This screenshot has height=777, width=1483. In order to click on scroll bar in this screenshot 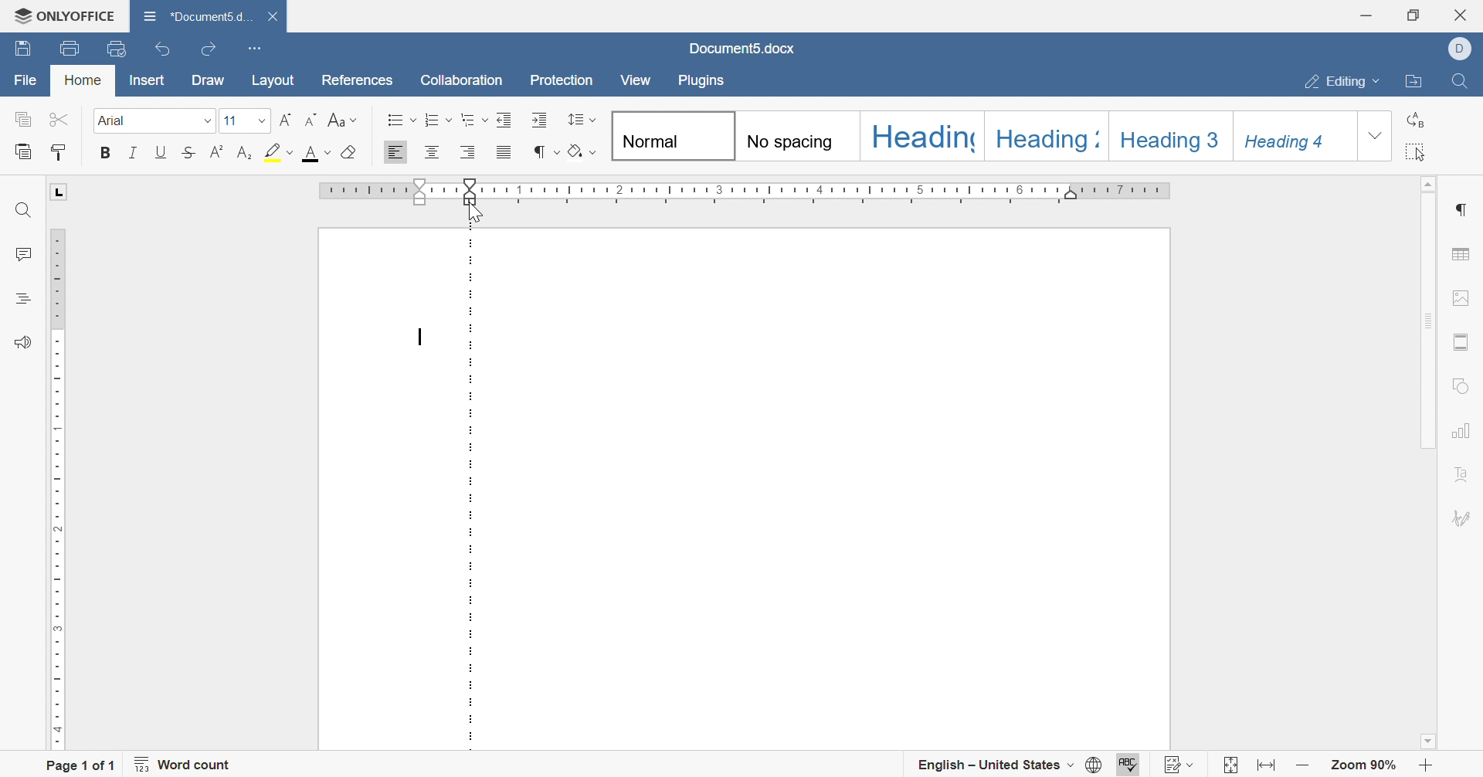, I will do `click(1431, 319)`.